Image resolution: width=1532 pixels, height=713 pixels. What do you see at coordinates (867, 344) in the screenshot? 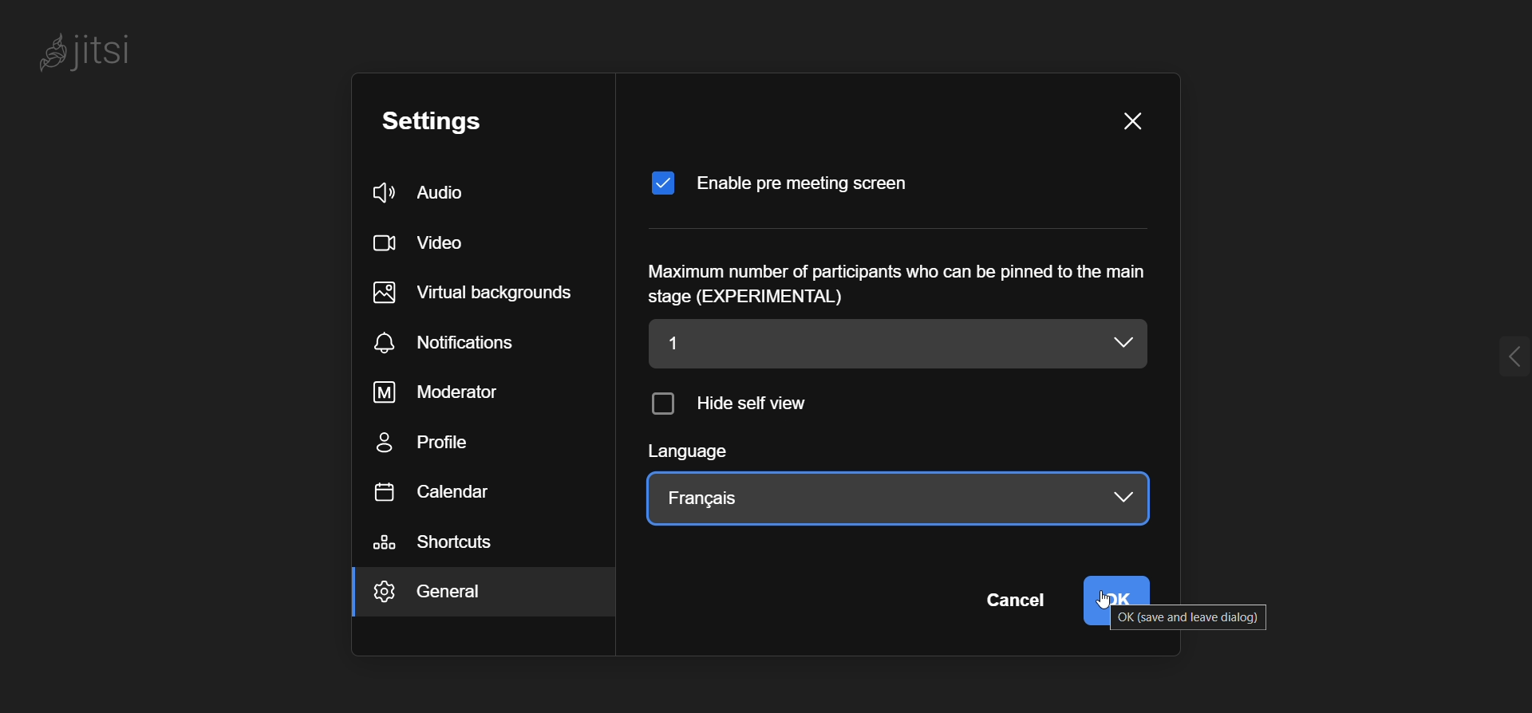
I see `1` at bounding box center [867, 344].